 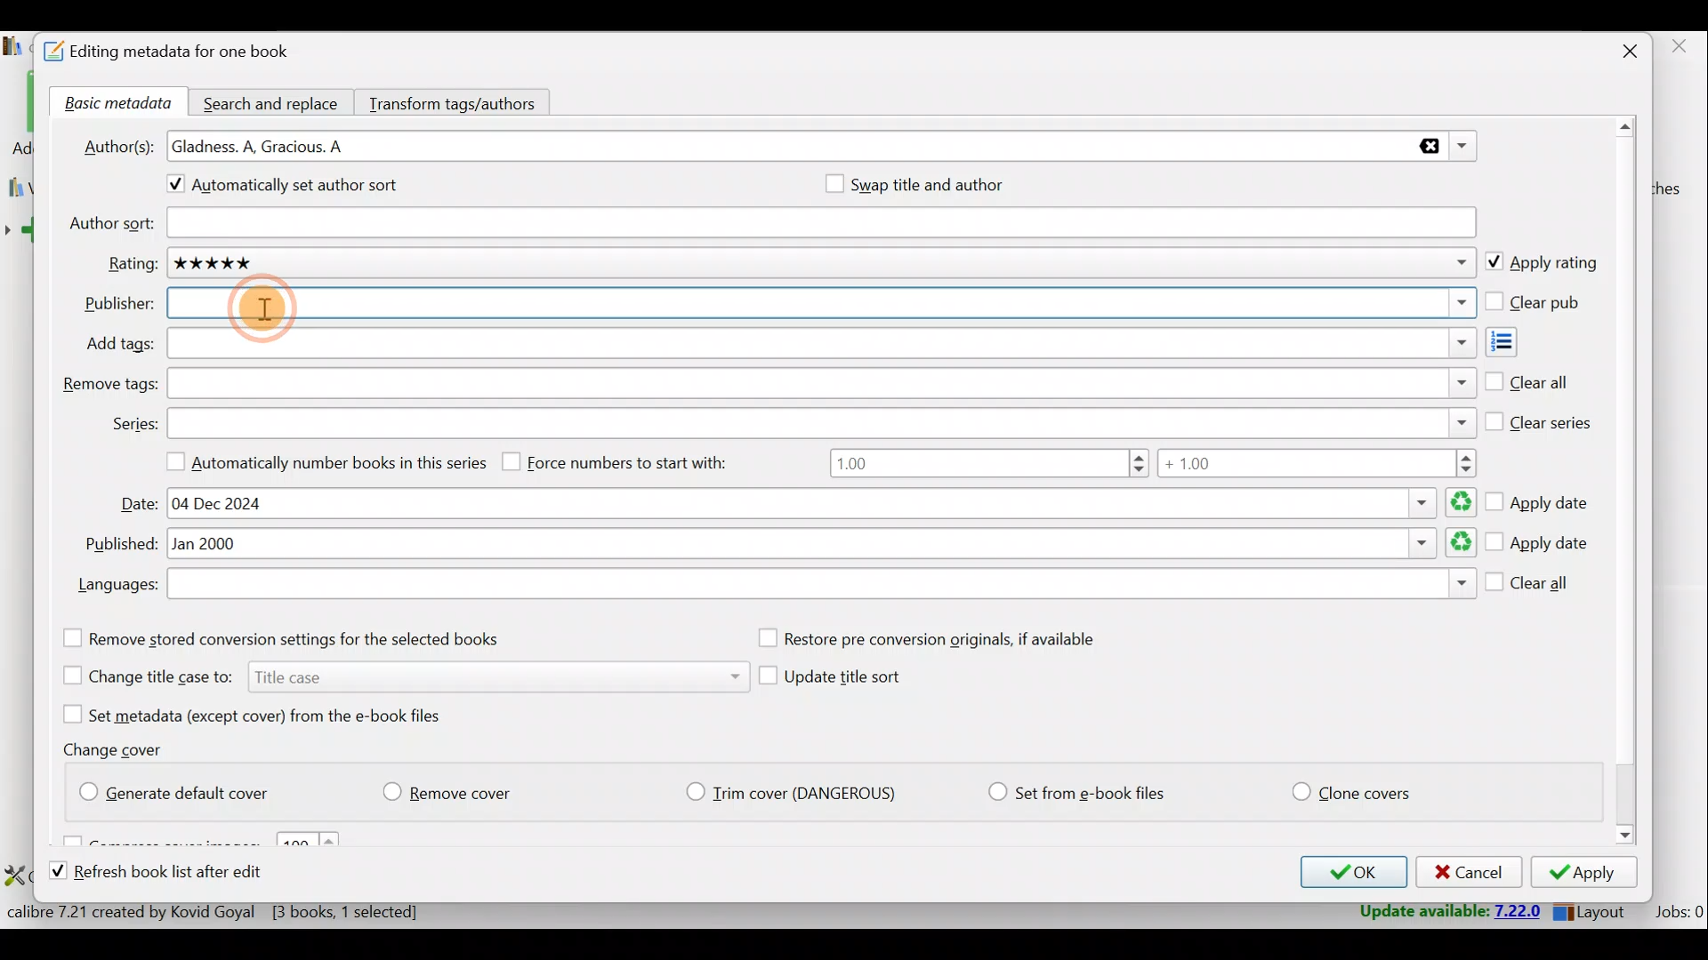 I want to click on Clear pub, so click(x=1536, y=303).